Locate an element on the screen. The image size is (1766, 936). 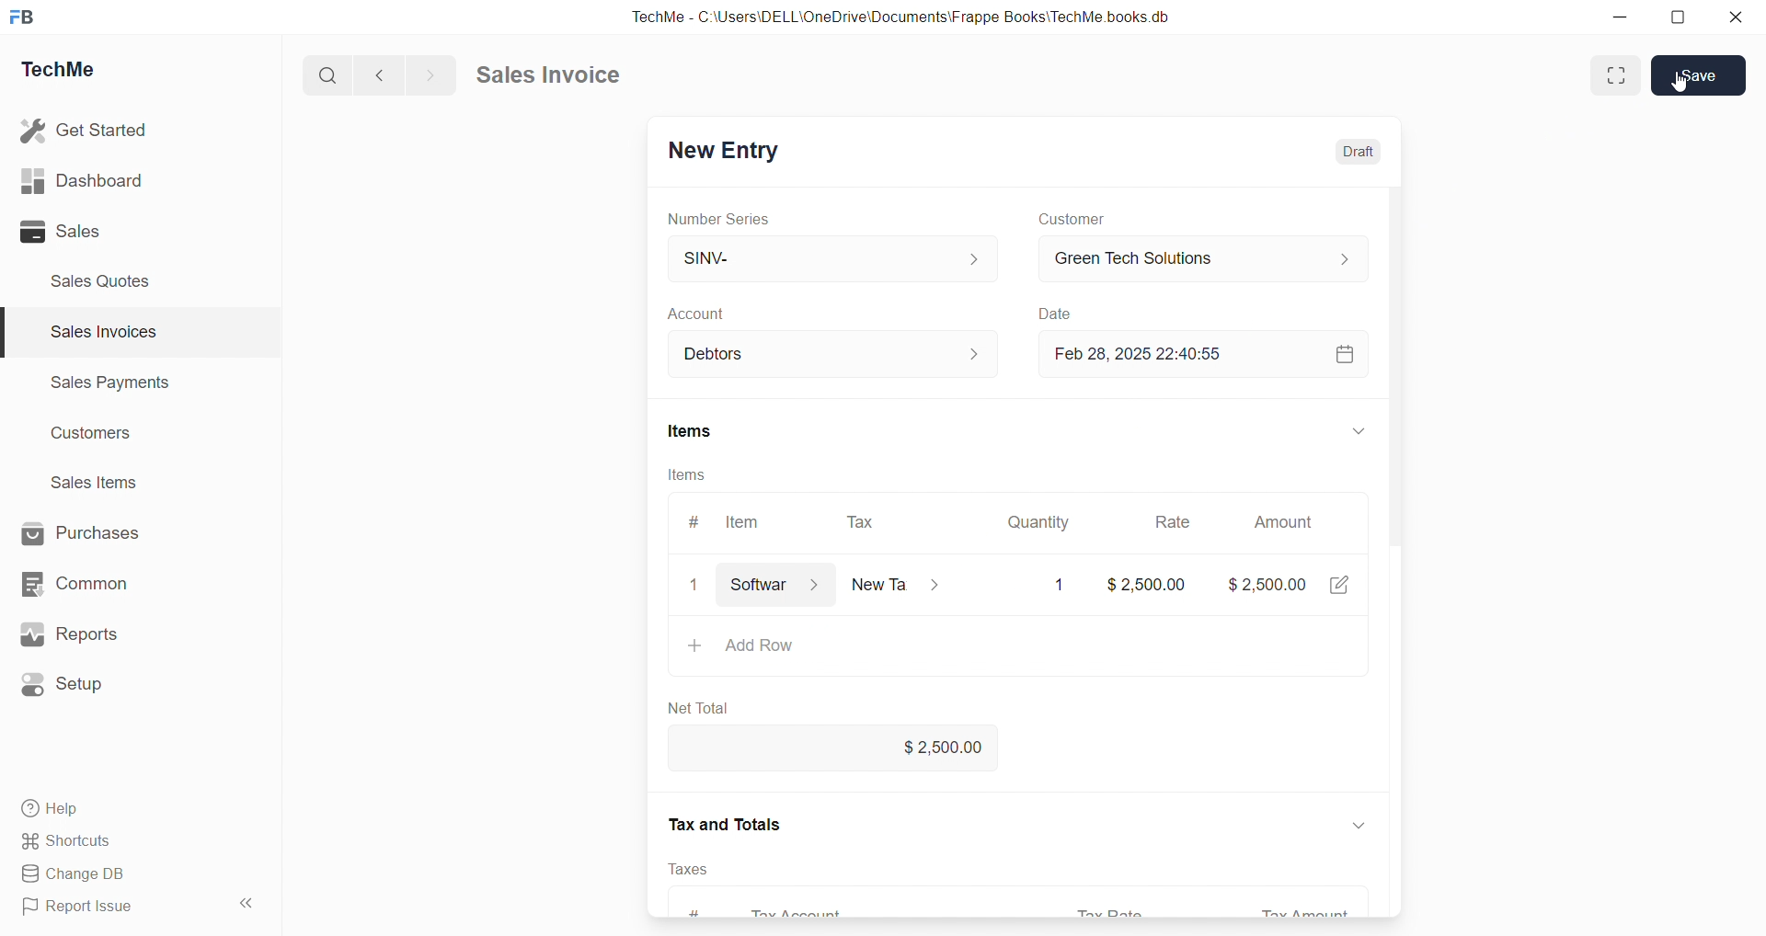
close is located at coordinates (1737, 17).